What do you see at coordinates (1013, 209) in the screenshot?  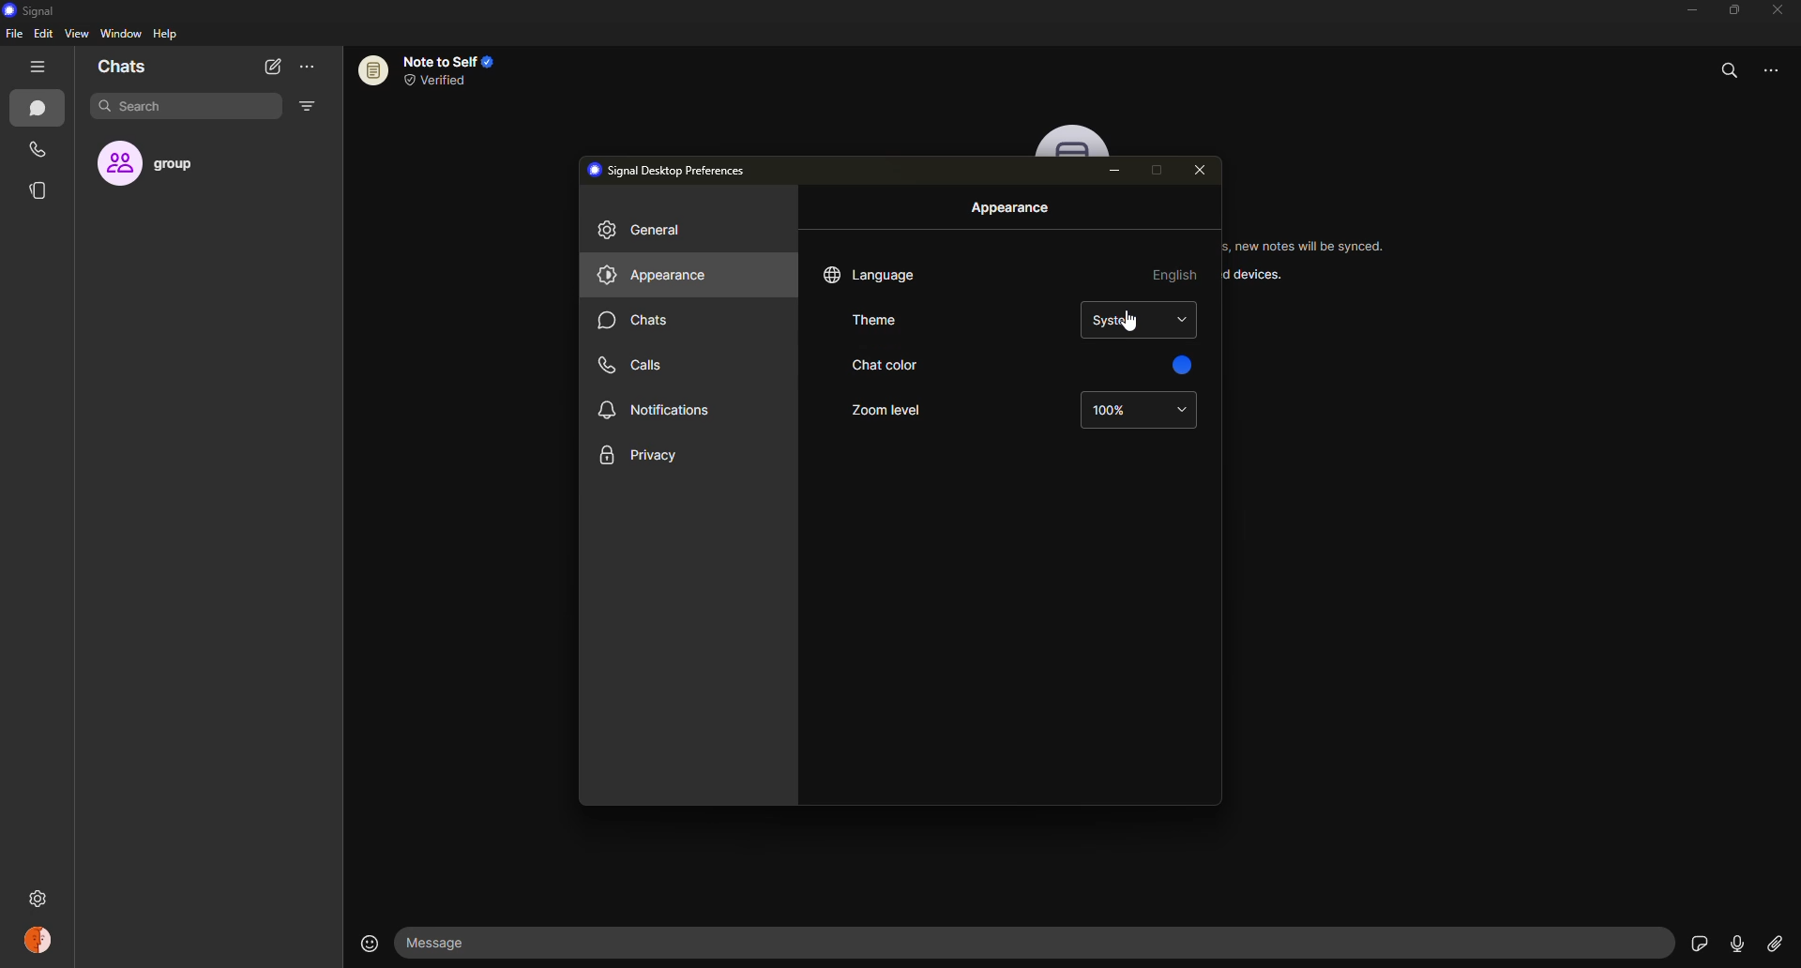 I see `appearance` at bounding box center [1013, 209].